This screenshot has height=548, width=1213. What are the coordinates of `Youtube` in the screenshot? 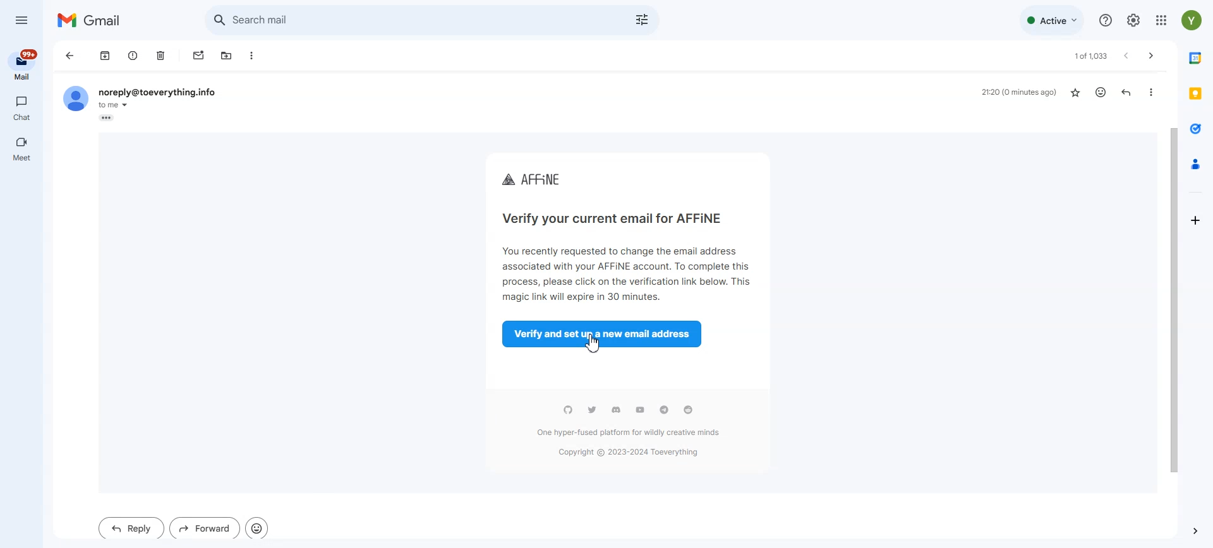 It's located at (640, 410).